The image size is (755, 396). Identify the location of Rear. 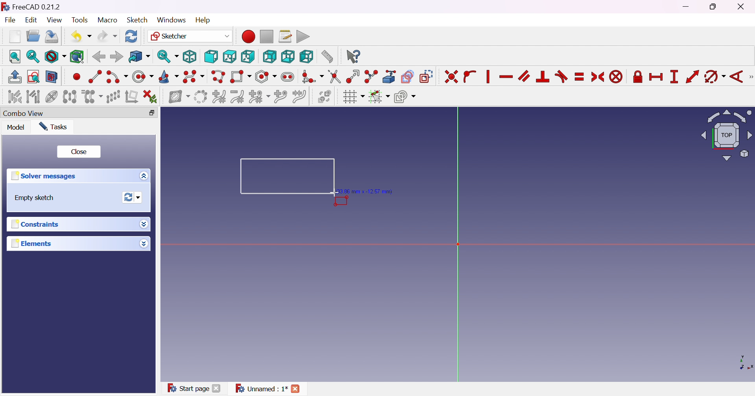
(270, 57).